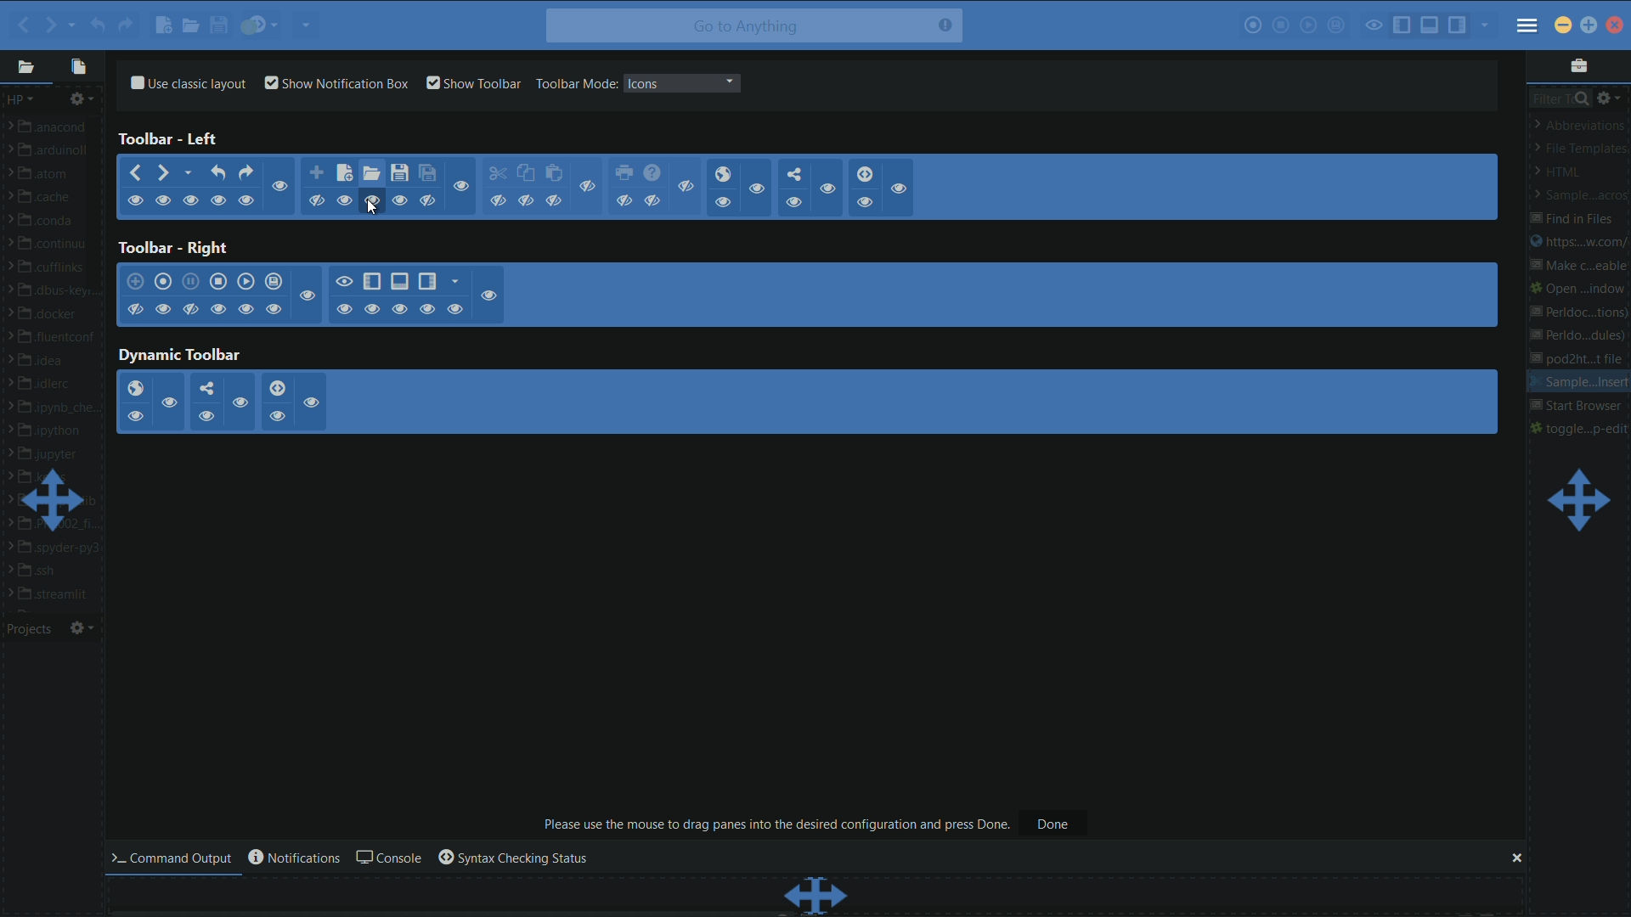  What do you see at coordinates (1561, 25) in the screenshot?
I see `minimize` at bounding box center [1561, 25].